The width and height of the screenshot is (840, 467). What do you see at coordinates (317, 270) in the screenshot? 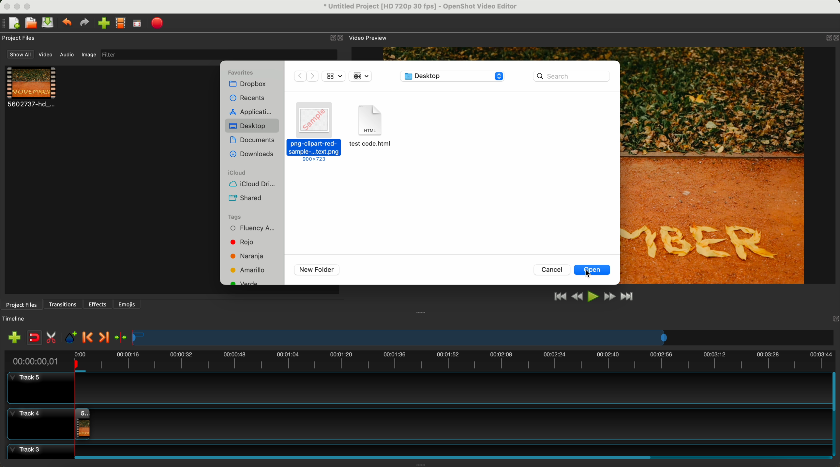
I see `new folder` at bounding box center [317, 270].